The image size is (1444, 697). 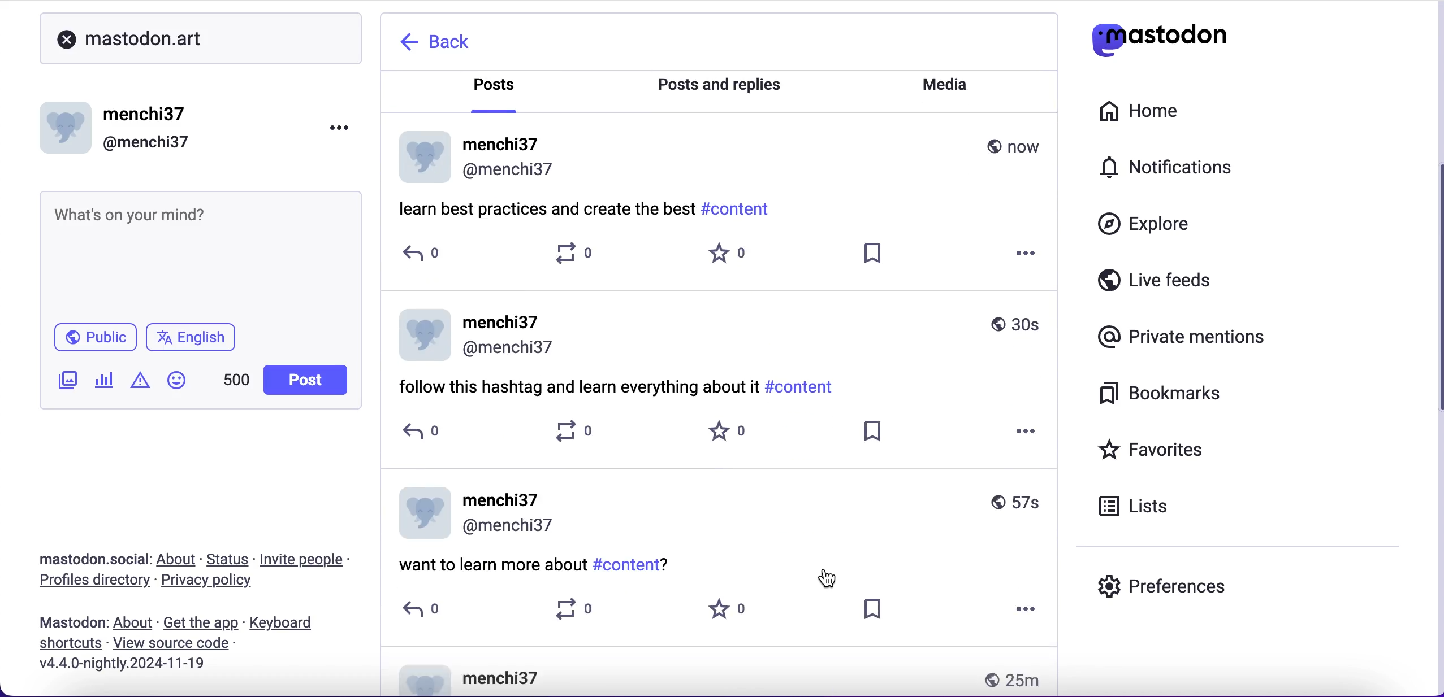 What do you see at coordinates (733, 613) in the screenshot?
I see `0 favorites` at bounding box center [733, 613].